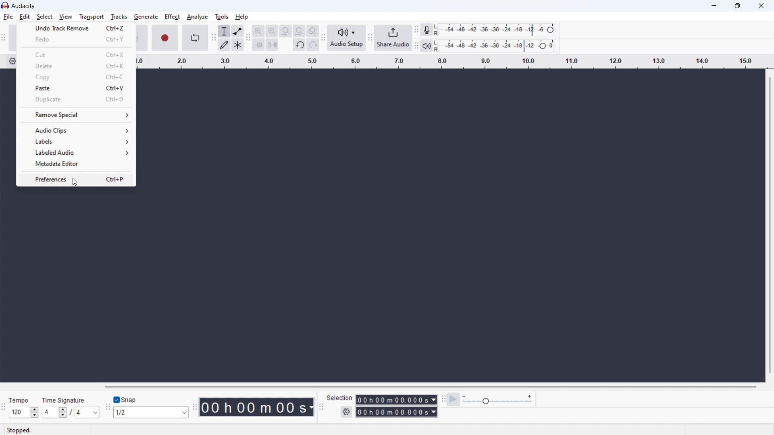  What do you see at coordinates (416, 46) in the screenshot?
I see `Enables movement of playback meter toolbar` at bounding box center [416, 46].